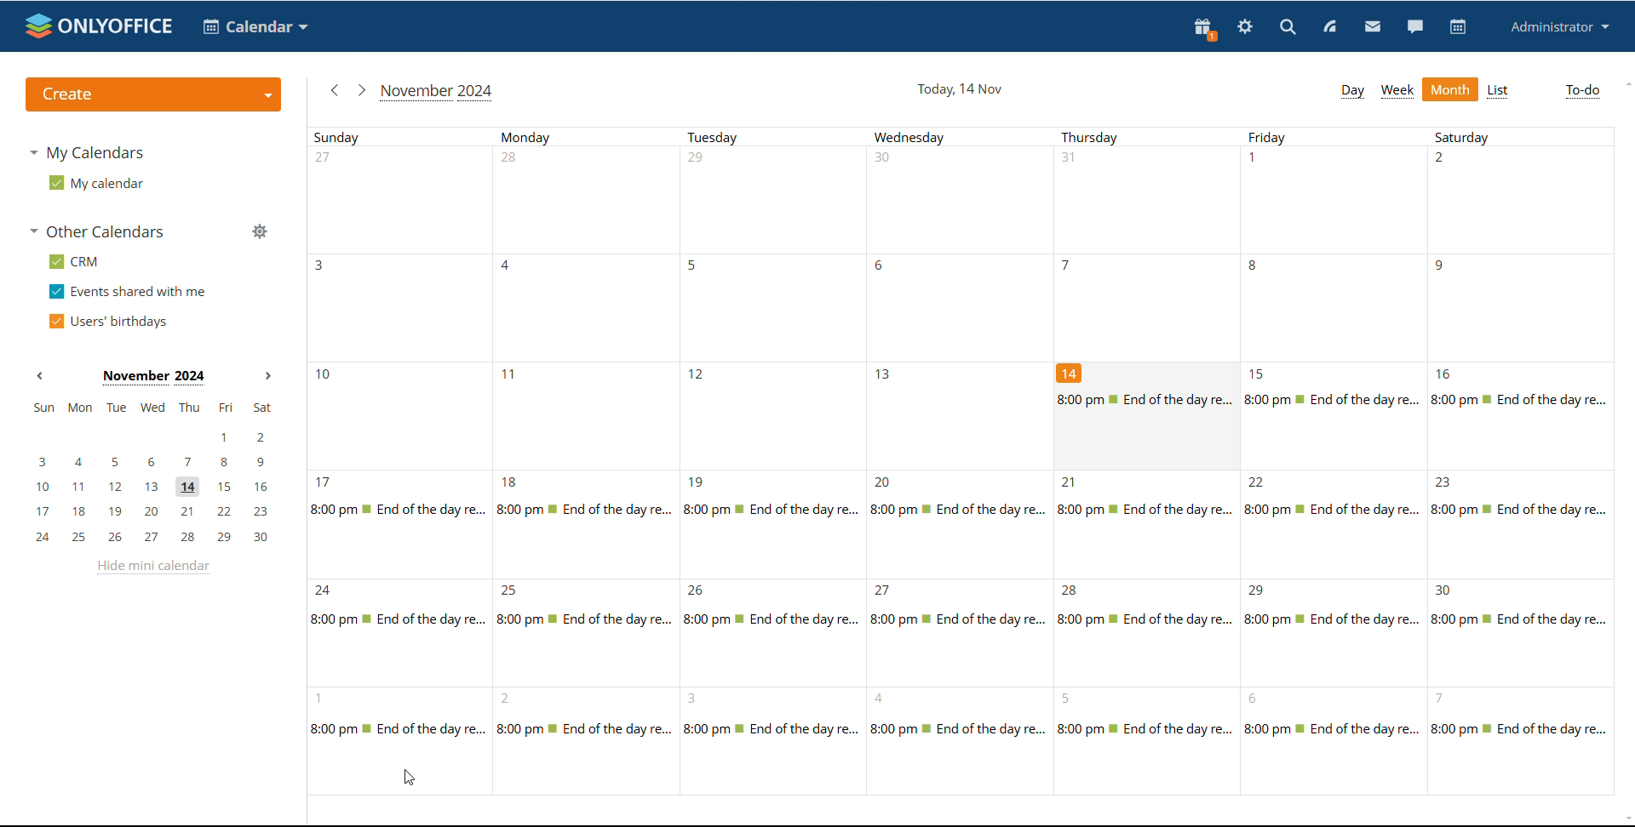  I want to click on my calendar, so click(95, 183).